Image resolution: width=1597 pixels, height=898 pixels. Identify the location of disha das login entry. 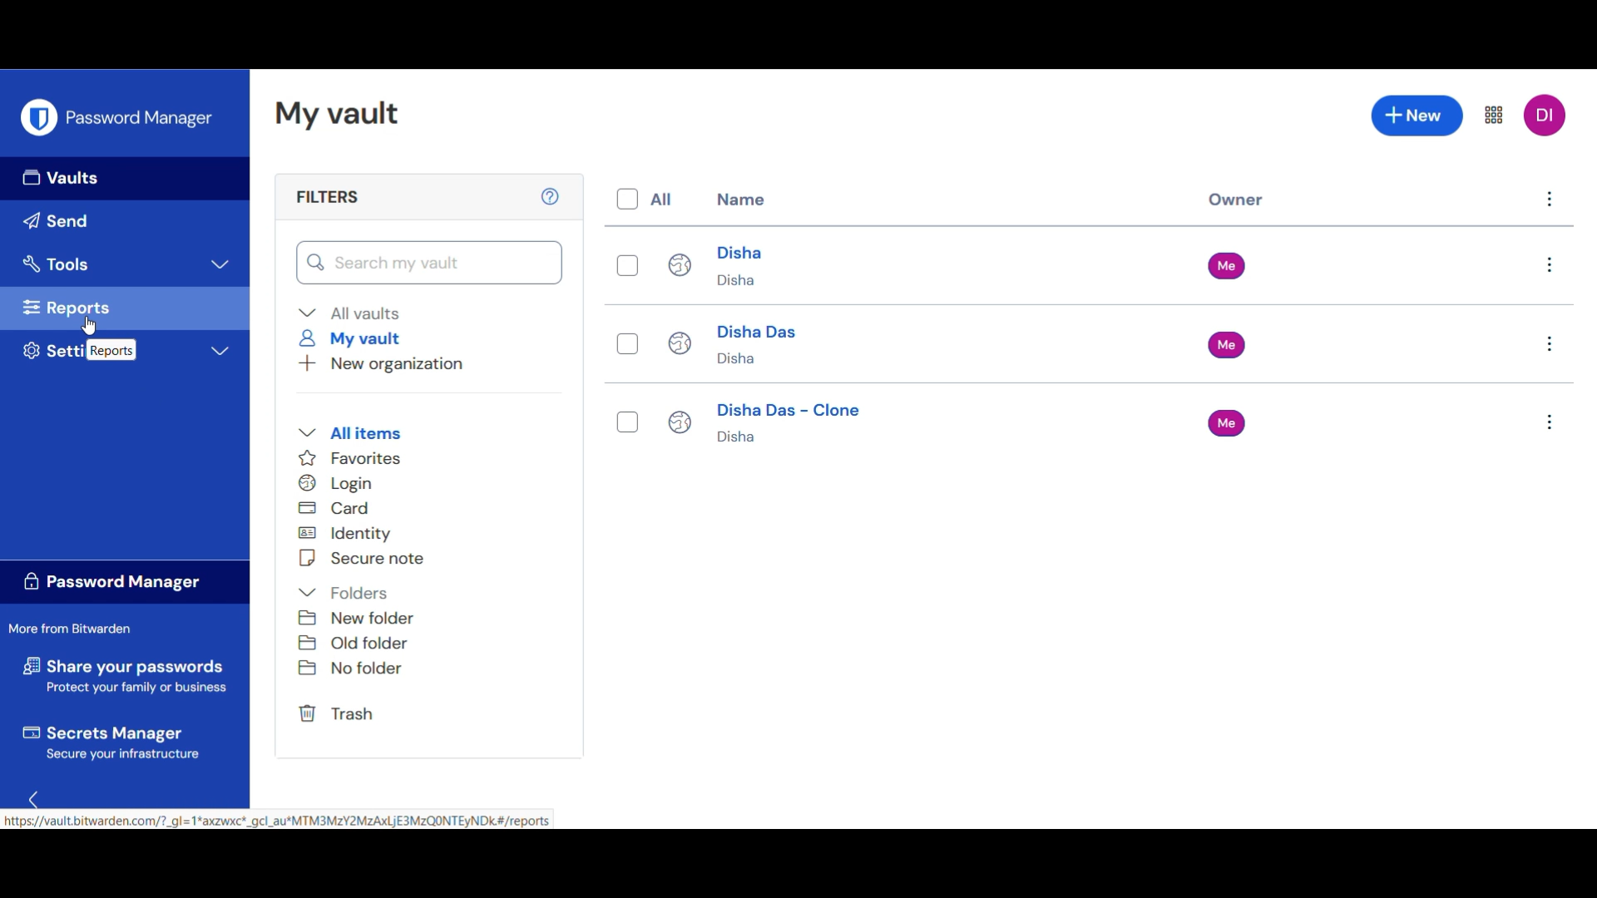
(812, 345).